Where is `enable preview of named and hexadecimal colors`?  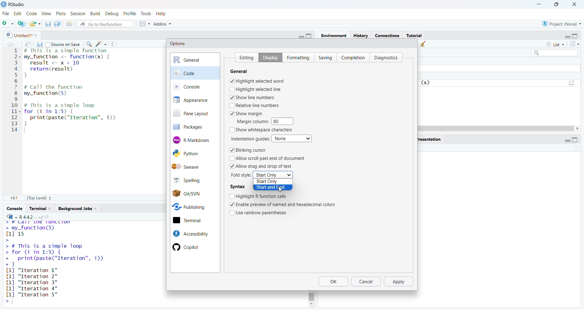 enable preview of named and hexadecimal colors is located at coordinates (287, 204).